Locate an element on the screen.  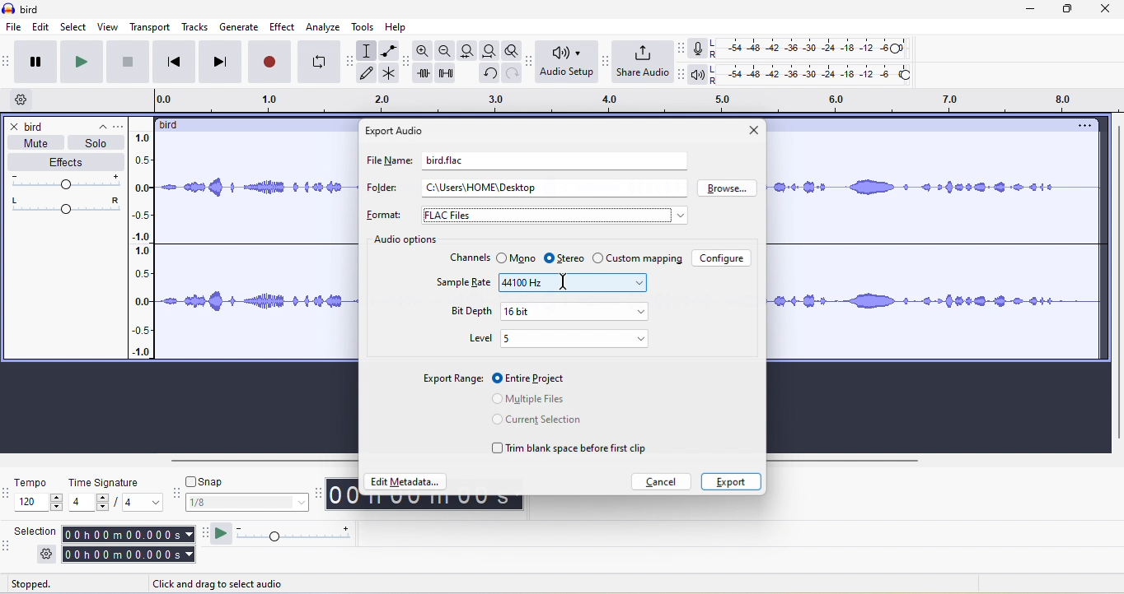
cursor movement is located at coordinates (563, 282).